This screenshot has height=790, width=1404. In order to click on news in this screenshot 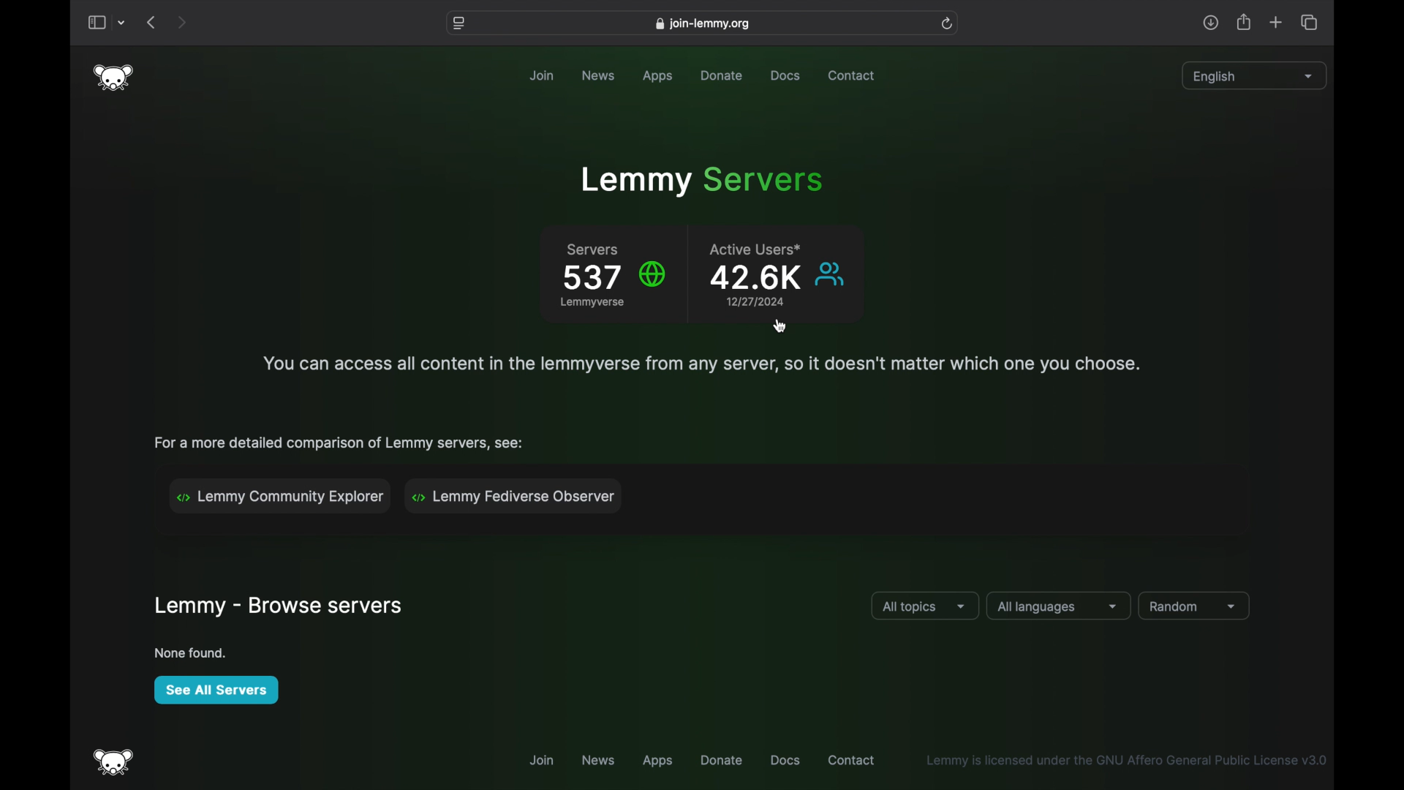, I will do `click(601, 760)`.